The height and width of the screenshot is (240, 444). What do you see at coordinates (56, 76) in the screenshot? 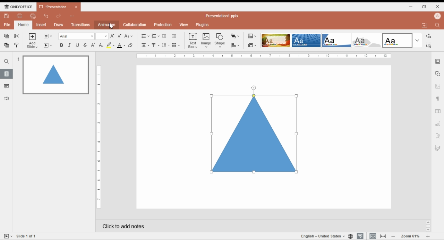
I see `slide 1` at bounding box center [56, 76].